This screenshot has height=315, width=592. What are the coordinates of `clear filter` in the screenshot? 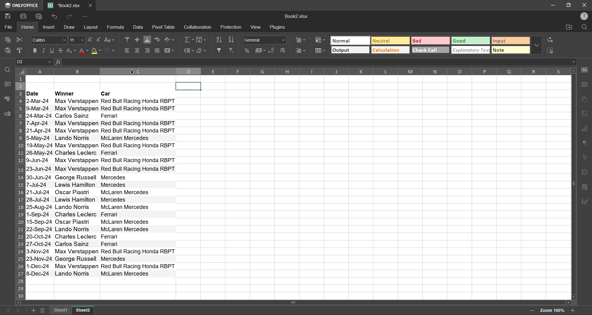 It's located at (232, 51).